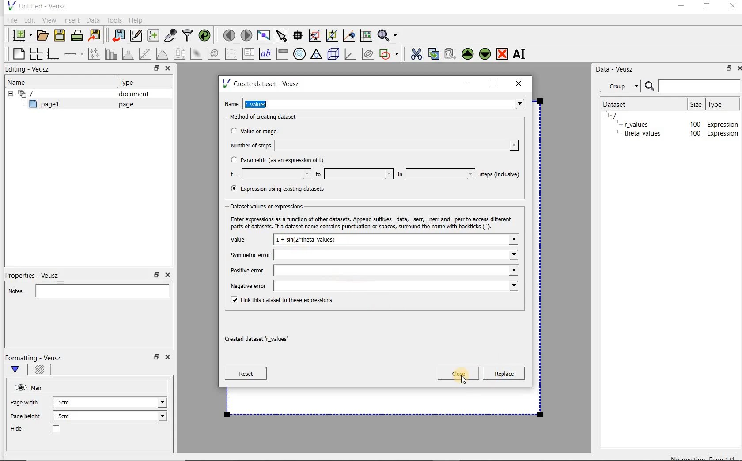 The height and width of the screenshot is (461, 742). I want to click on Symmetric error, so click(372, 256).